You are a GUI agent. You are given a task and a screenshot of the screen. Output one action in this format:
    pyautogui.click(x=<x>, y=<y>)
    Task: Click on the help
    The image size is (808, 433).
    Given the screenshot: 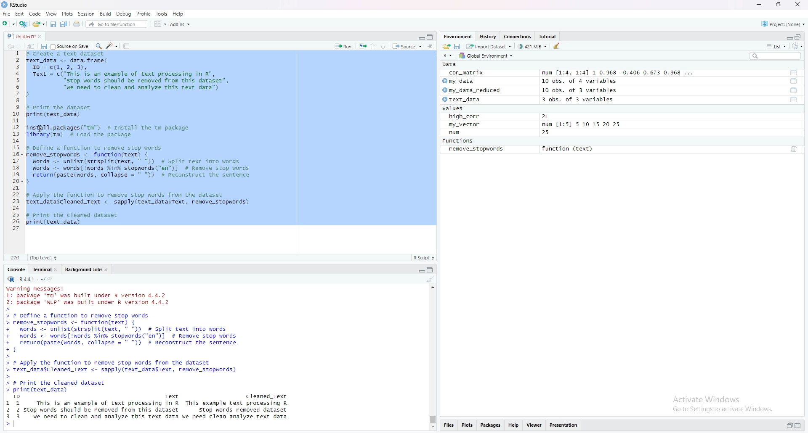 What is the action you would take?
    pyautogui.click(x=513, y=425)
    